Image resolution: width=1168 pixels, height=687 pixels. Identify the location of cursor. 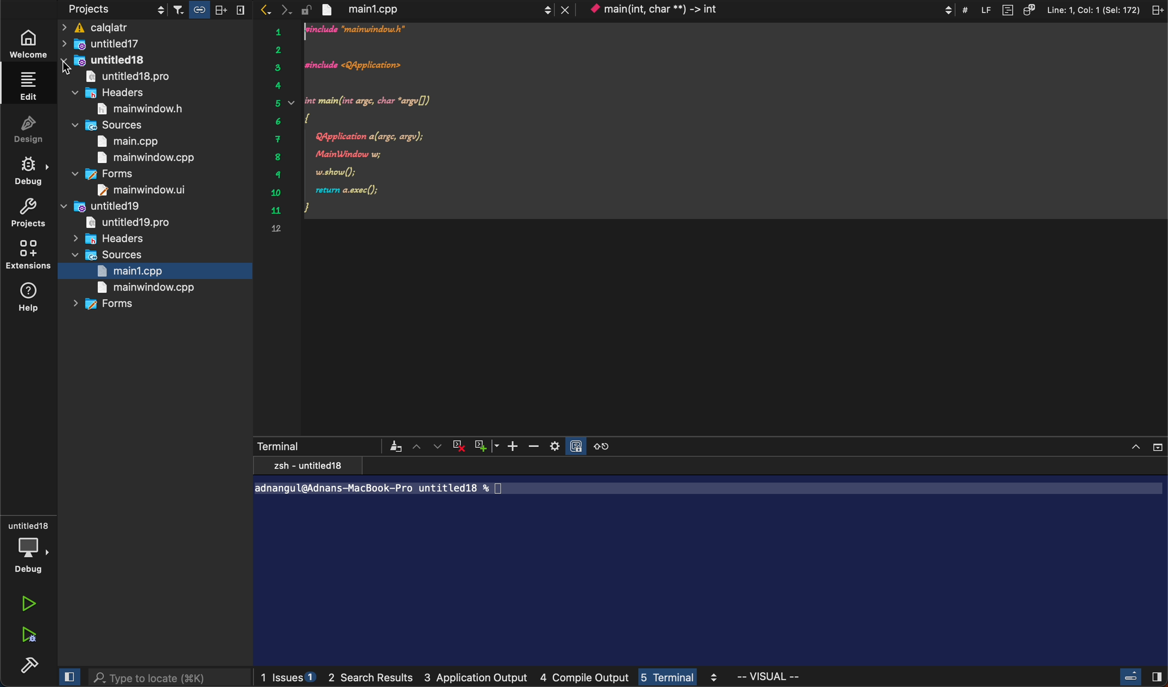
(80, 66).